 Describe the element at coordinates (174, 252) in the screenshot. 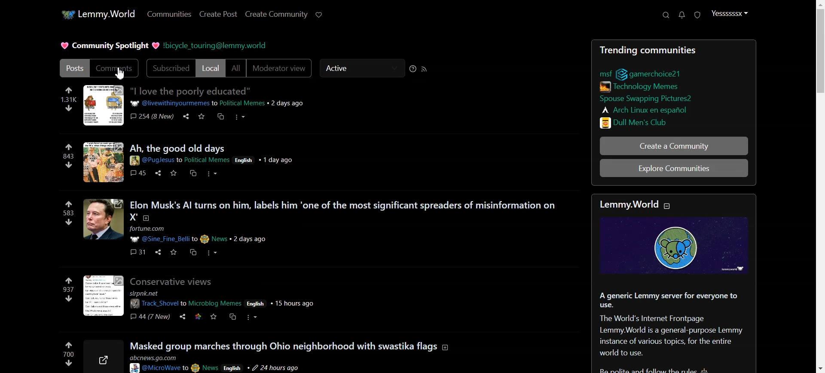

I see `save` at that location.